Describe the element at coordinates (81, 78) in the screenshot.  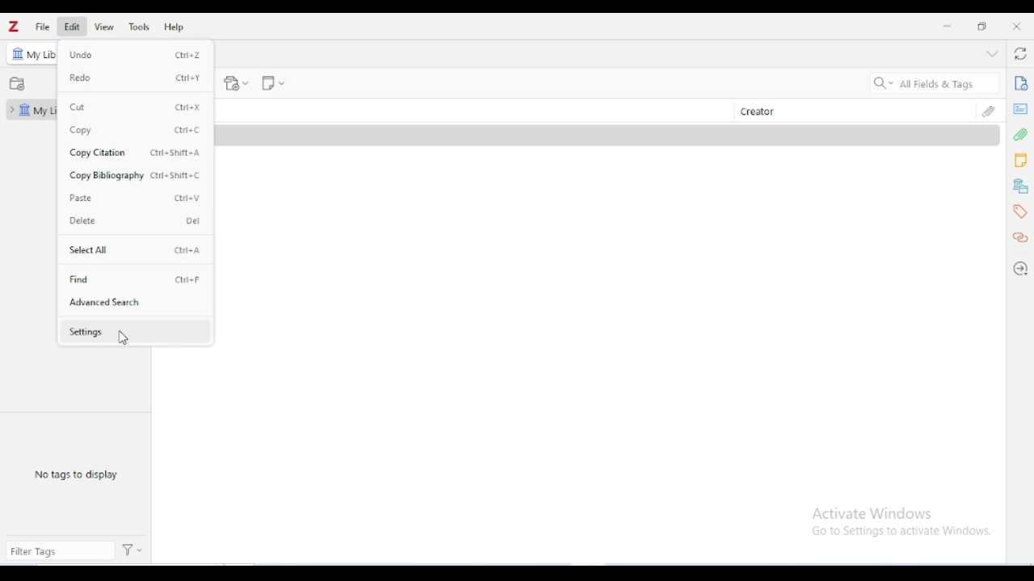
I see `redo` at that location.